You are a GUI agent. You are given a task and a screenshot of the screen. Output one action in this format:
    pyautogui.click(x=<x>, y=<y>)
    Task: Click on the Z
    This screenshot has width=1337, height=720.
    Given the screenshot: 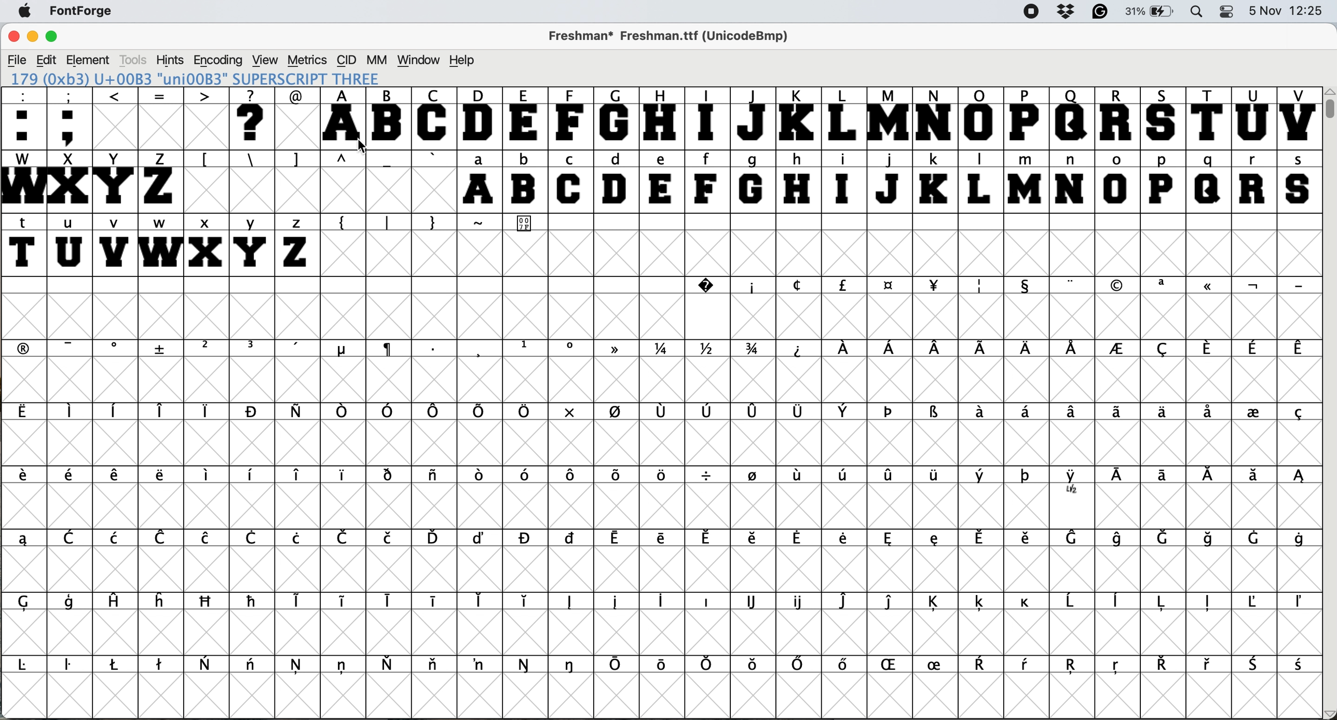 What is the action you would take?
    pyautogui.click(x=161, y=181)
    